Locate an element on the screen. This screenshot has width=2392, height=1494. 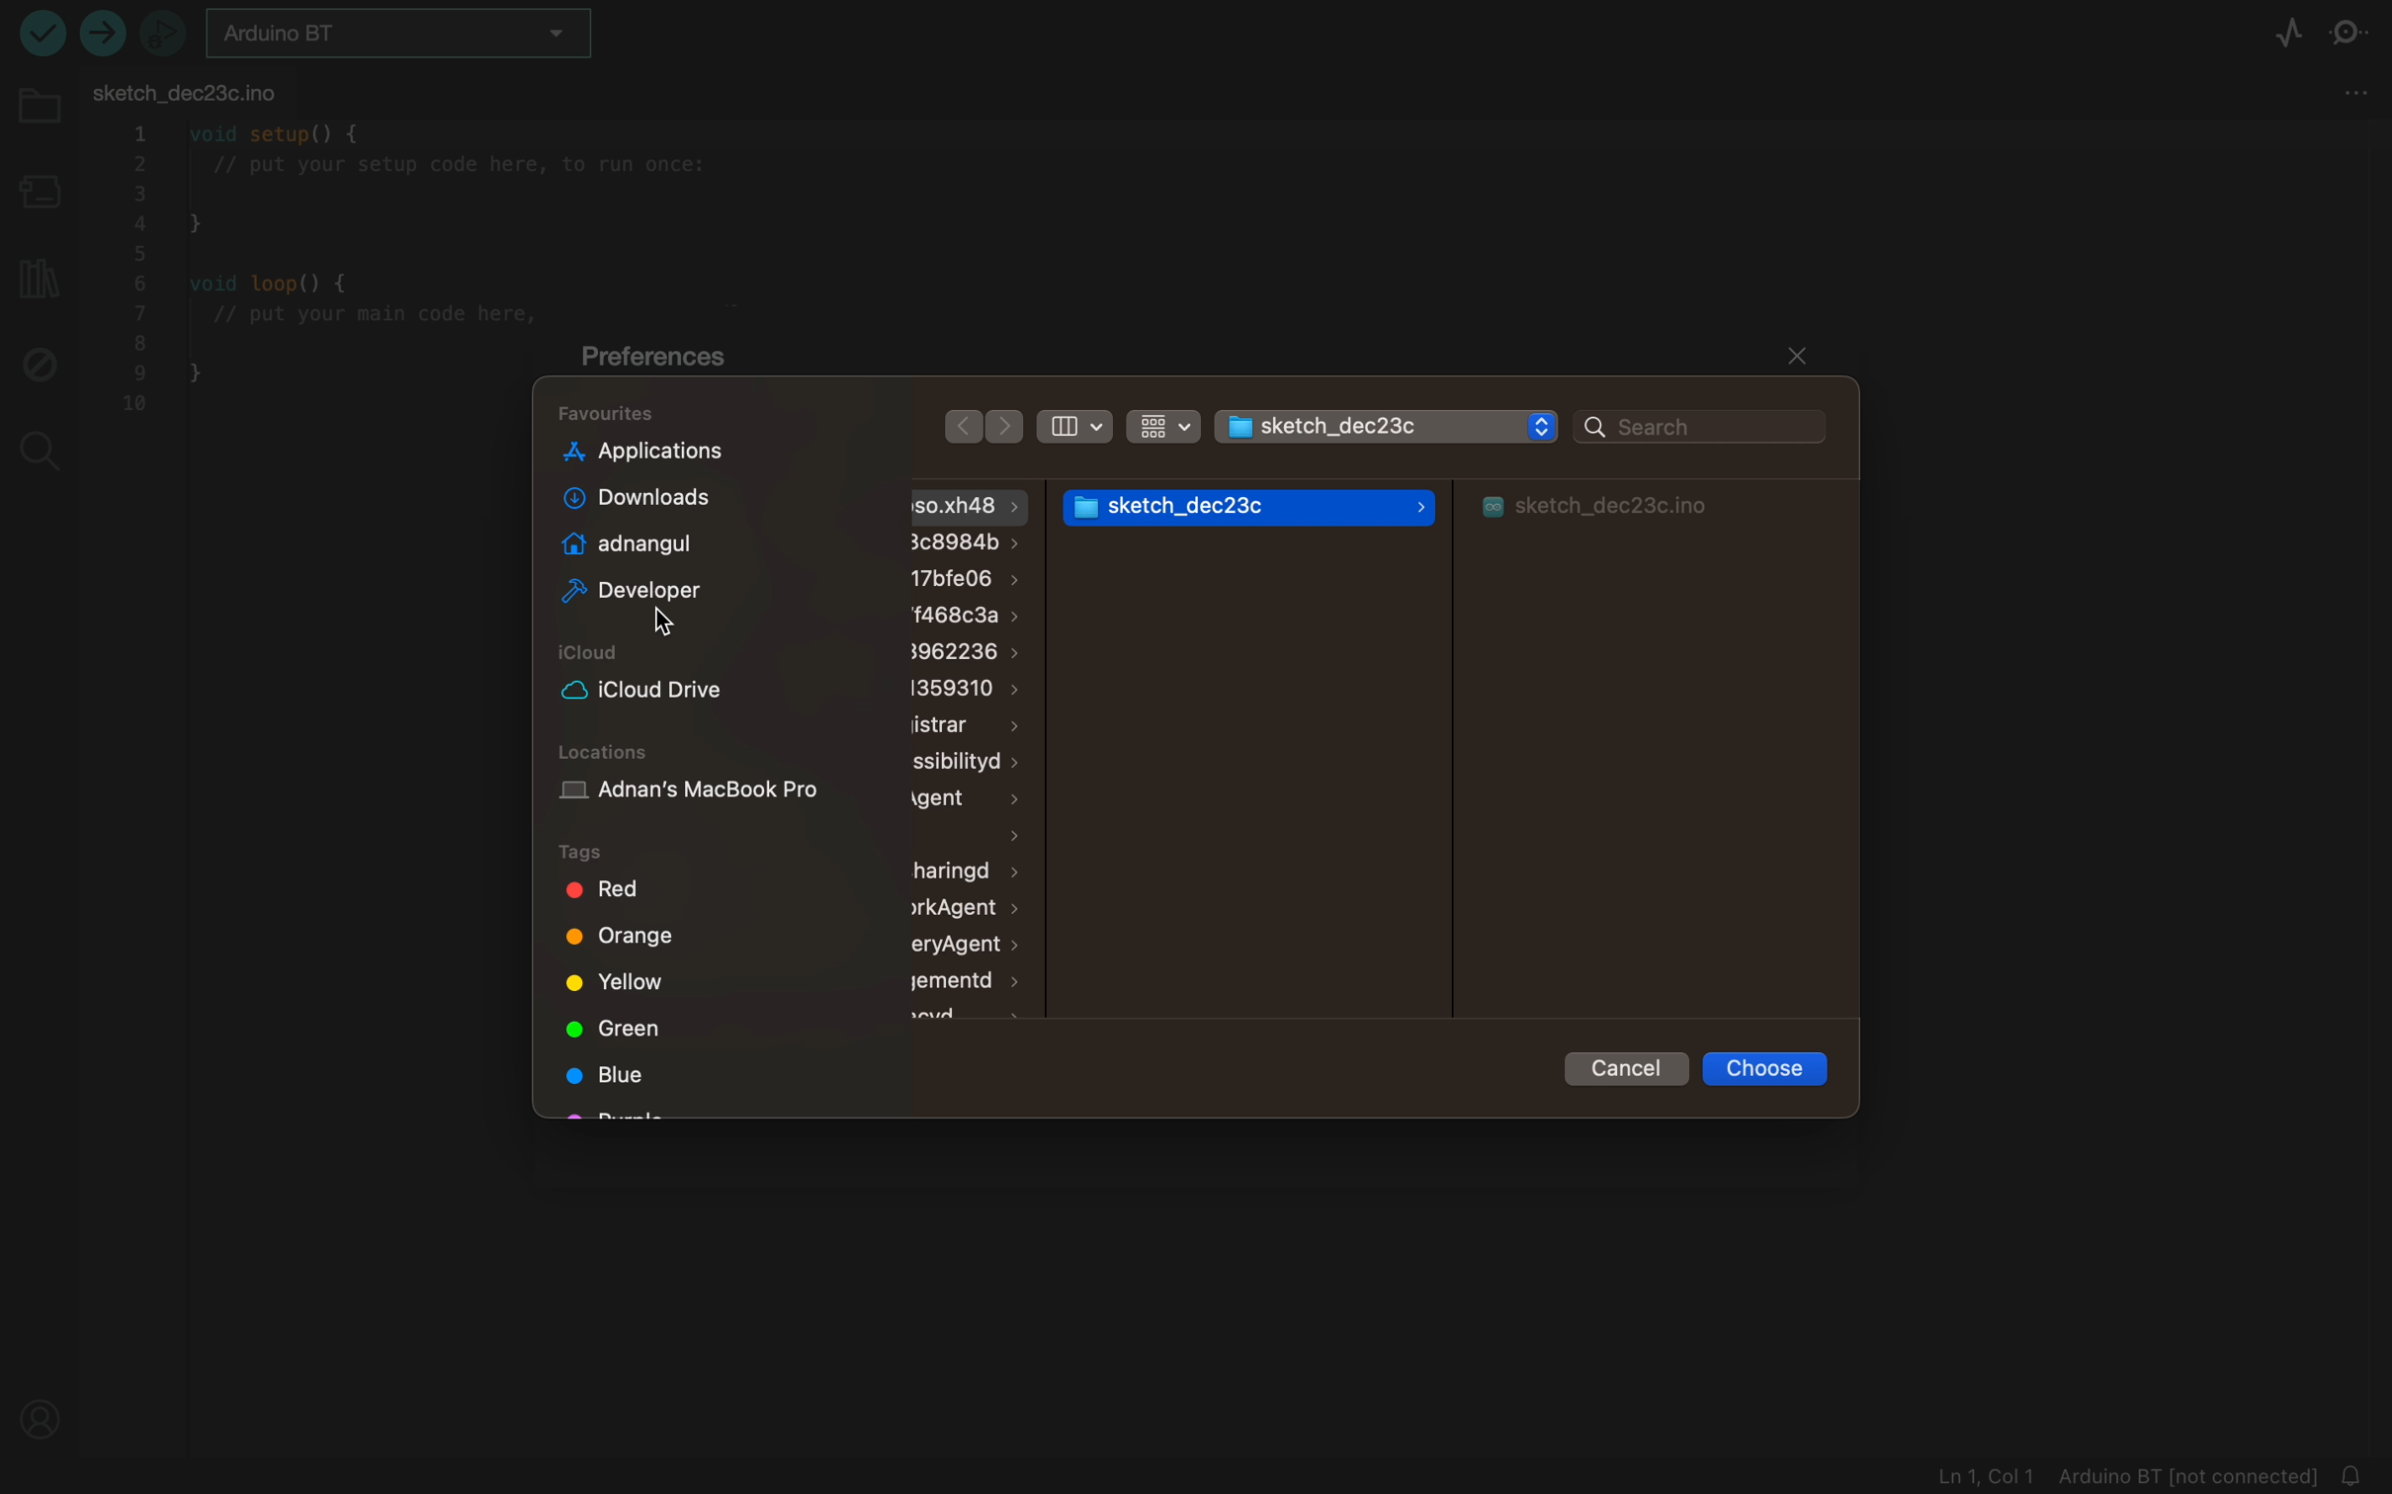
folder selector is located at coordinates (1383, 429).